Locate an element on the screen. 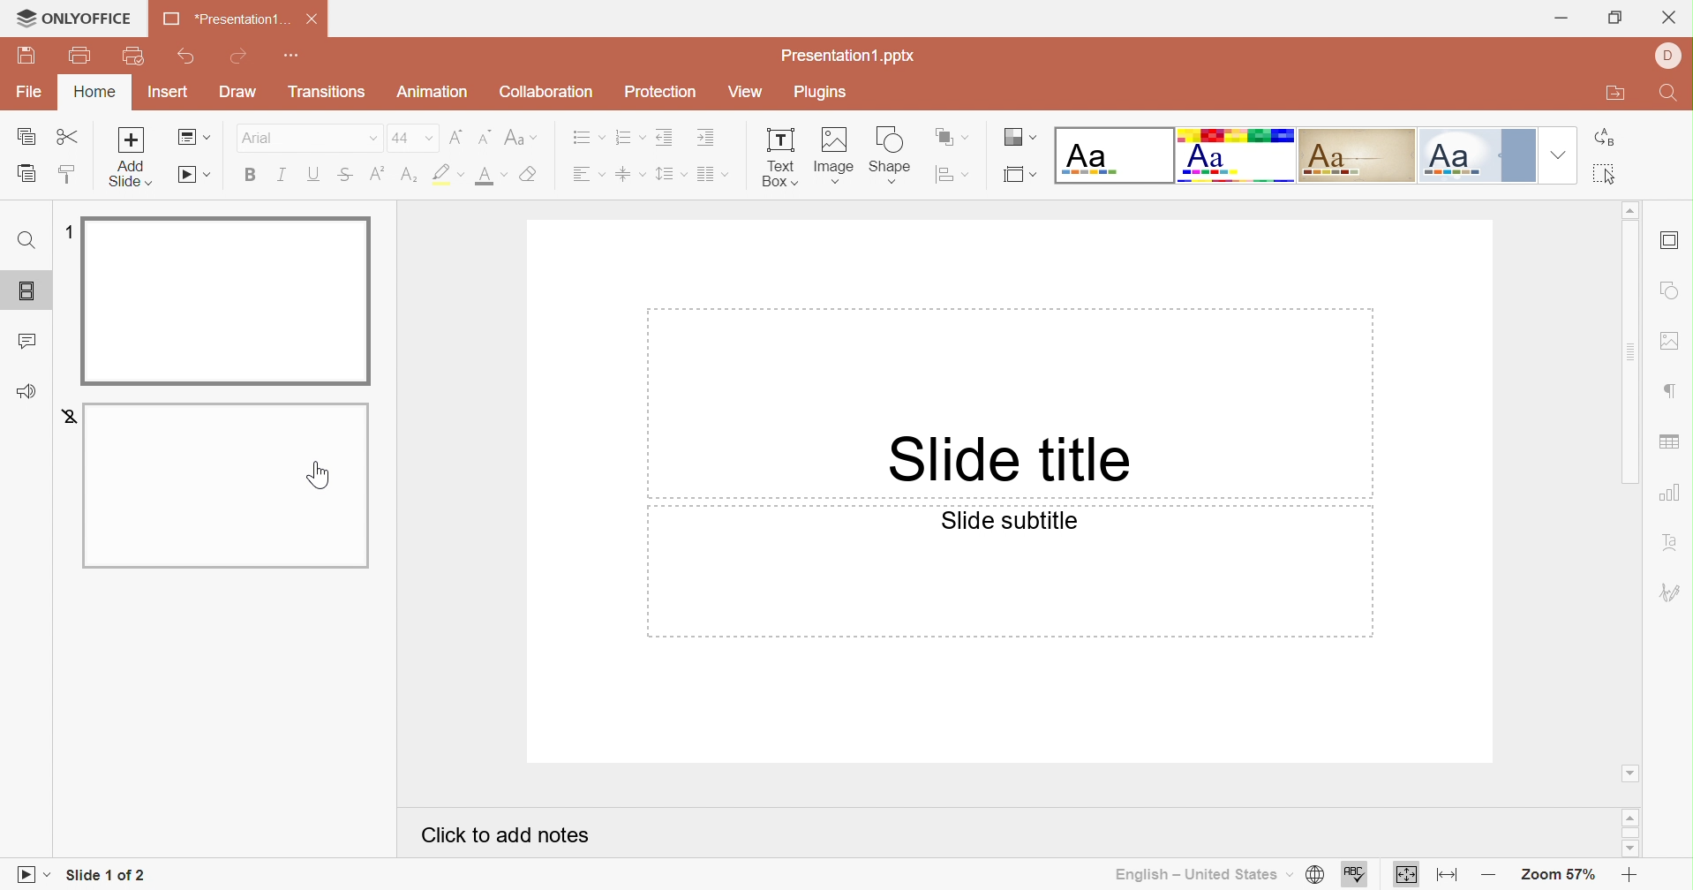 Image resolution: width=1693 pixels, height=890 pixels. Plugins is located at coordinates (821, 93).